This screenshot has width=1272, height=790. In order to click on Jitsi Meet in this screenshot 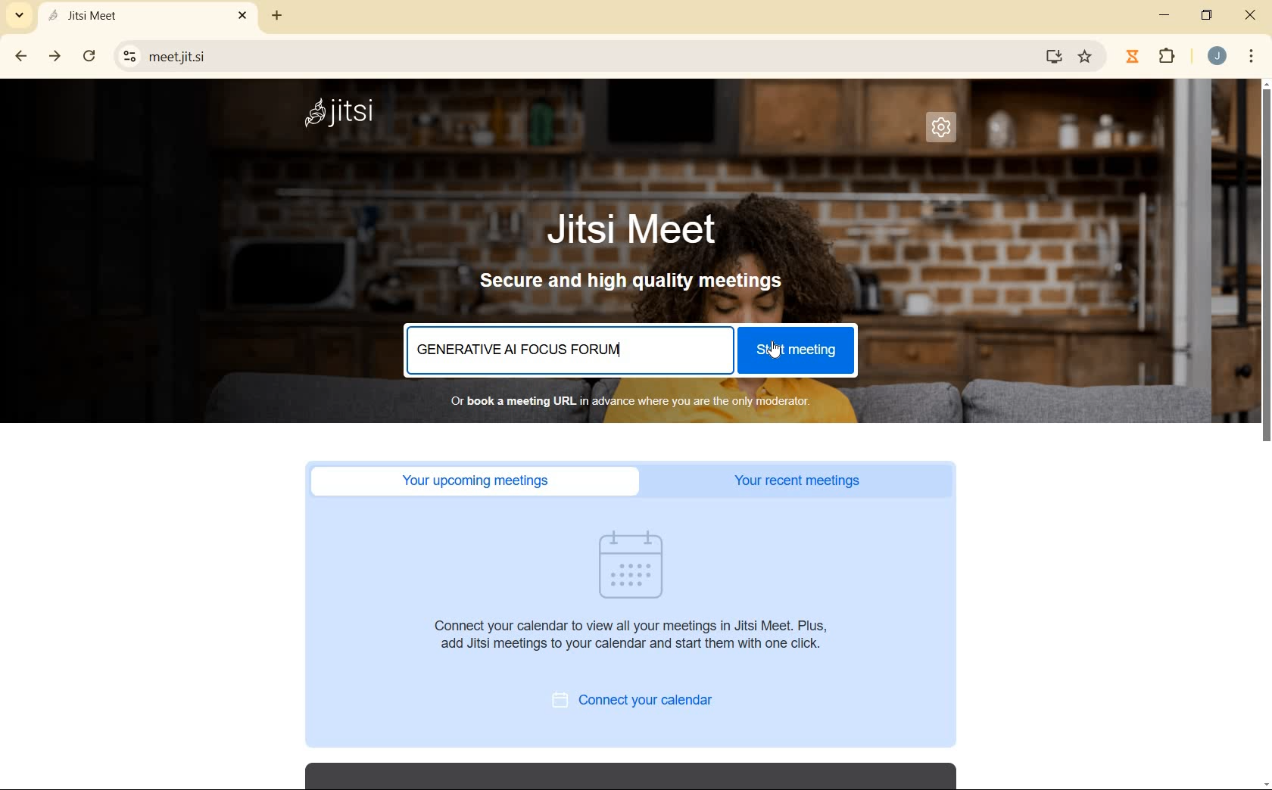, I will do `click(634, 230)`.